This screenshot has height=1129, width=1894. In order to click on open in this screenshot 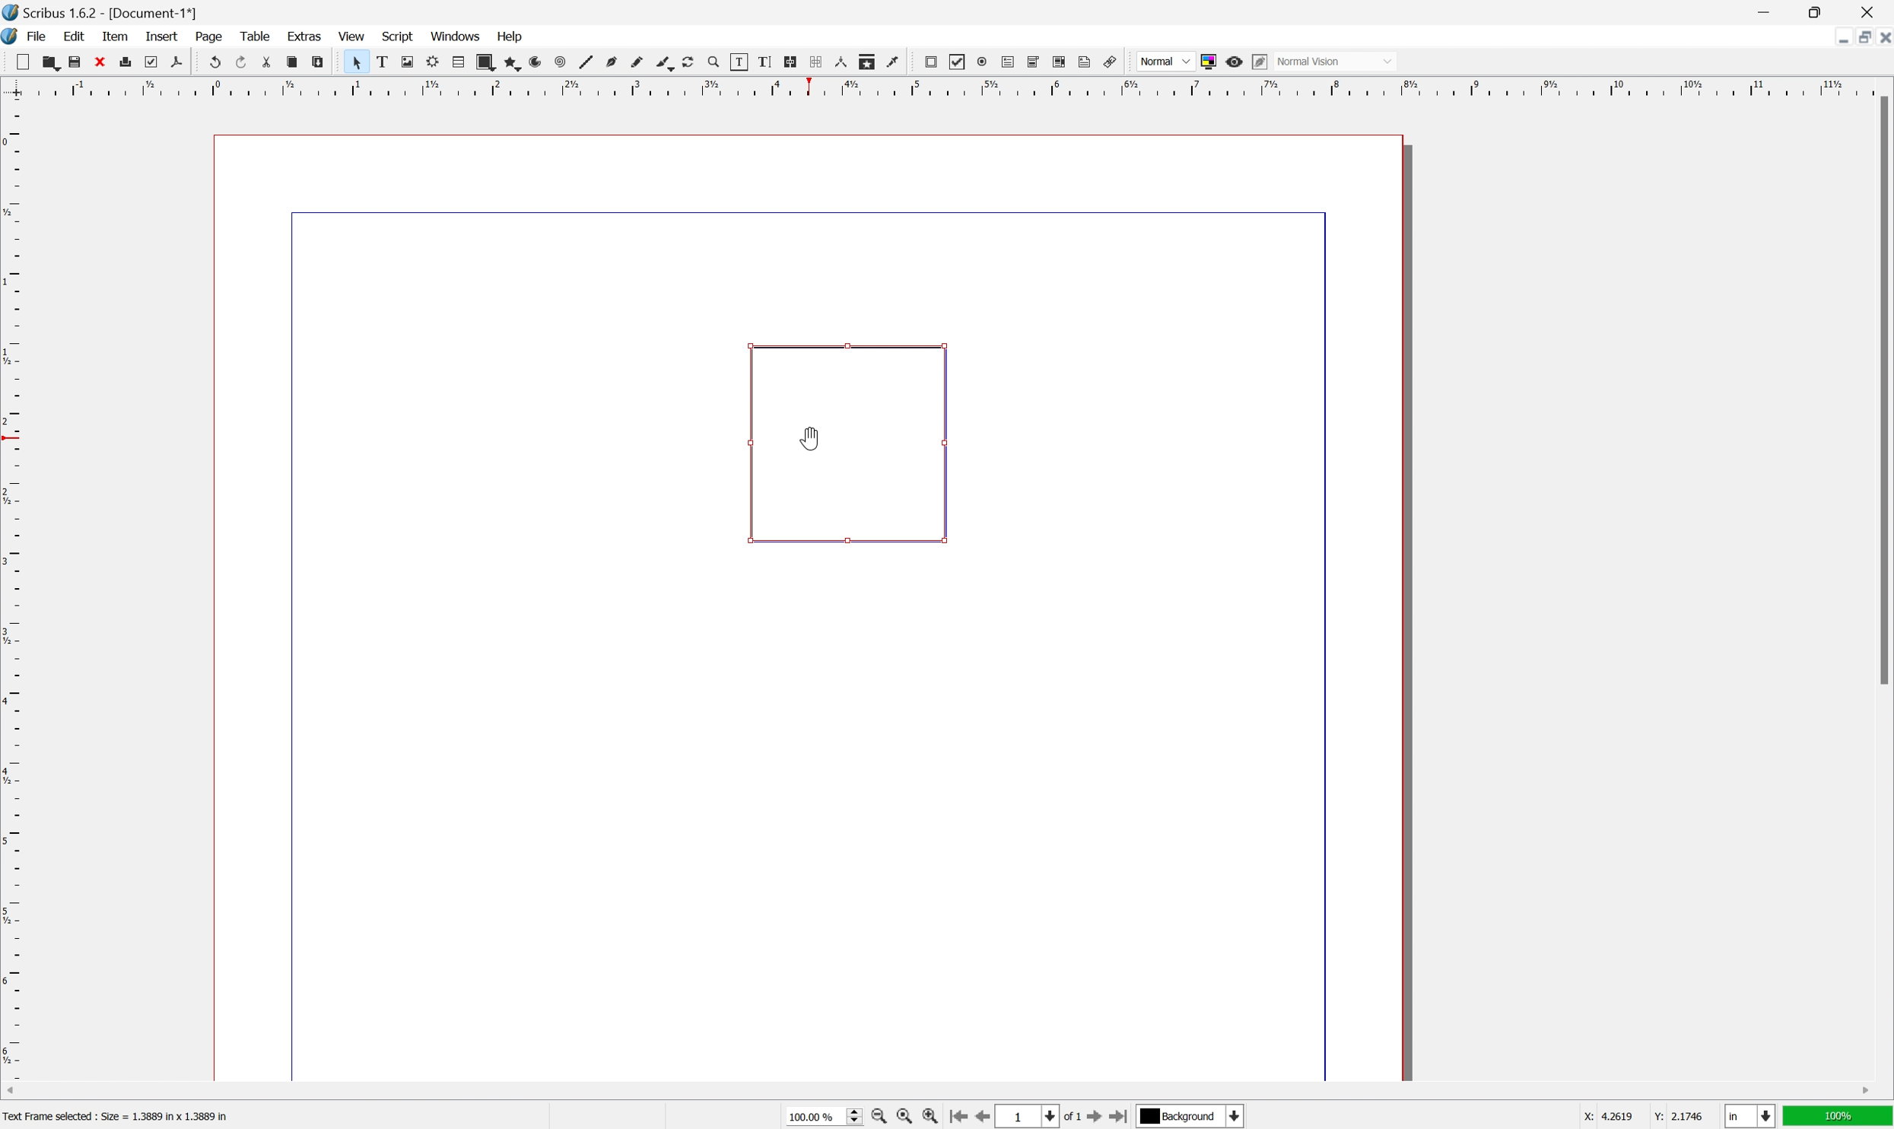, I will do `click(52, 62)`.